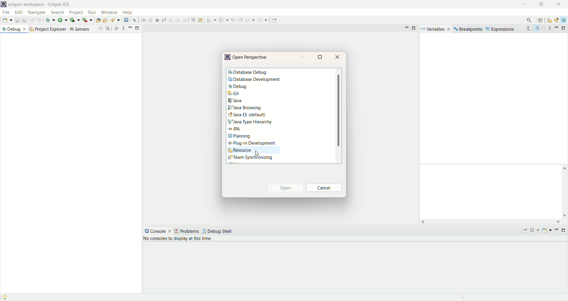 The width and height of the screenshot is (568, 301). What do you see at coordinates (7, 20) in the screenshot?
I see `new` at bounding box center [7, 20].